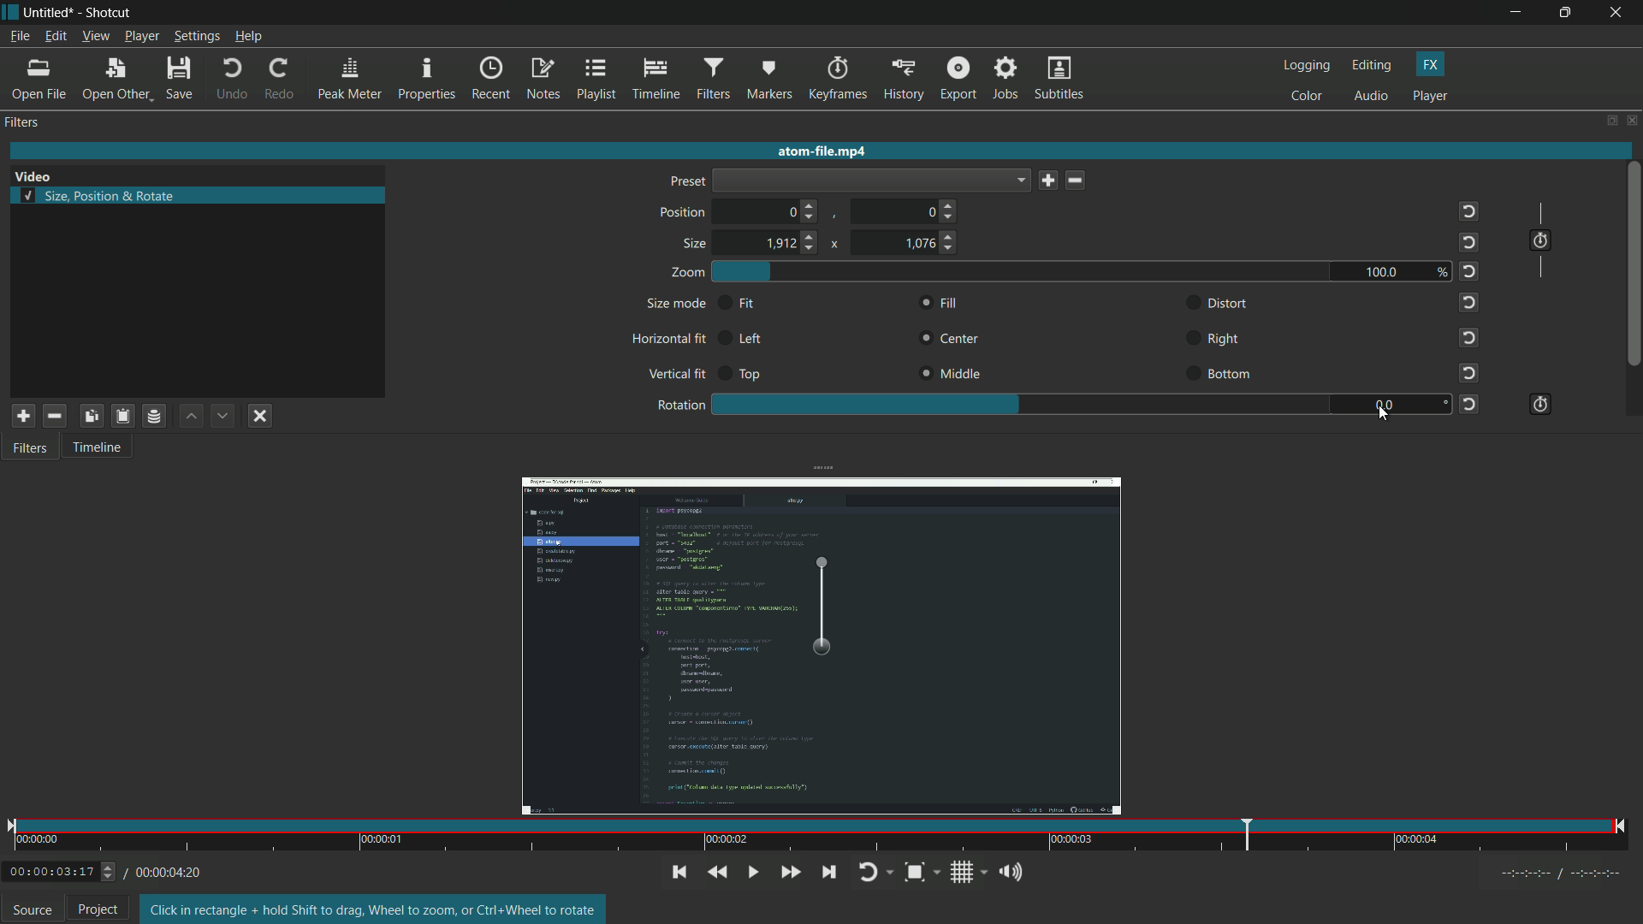 This screenshot has width=1643, height=924. What do you see at coordinates (654, 80) in the screenshot?
I see `timeline` at bounding box center [654, 80].